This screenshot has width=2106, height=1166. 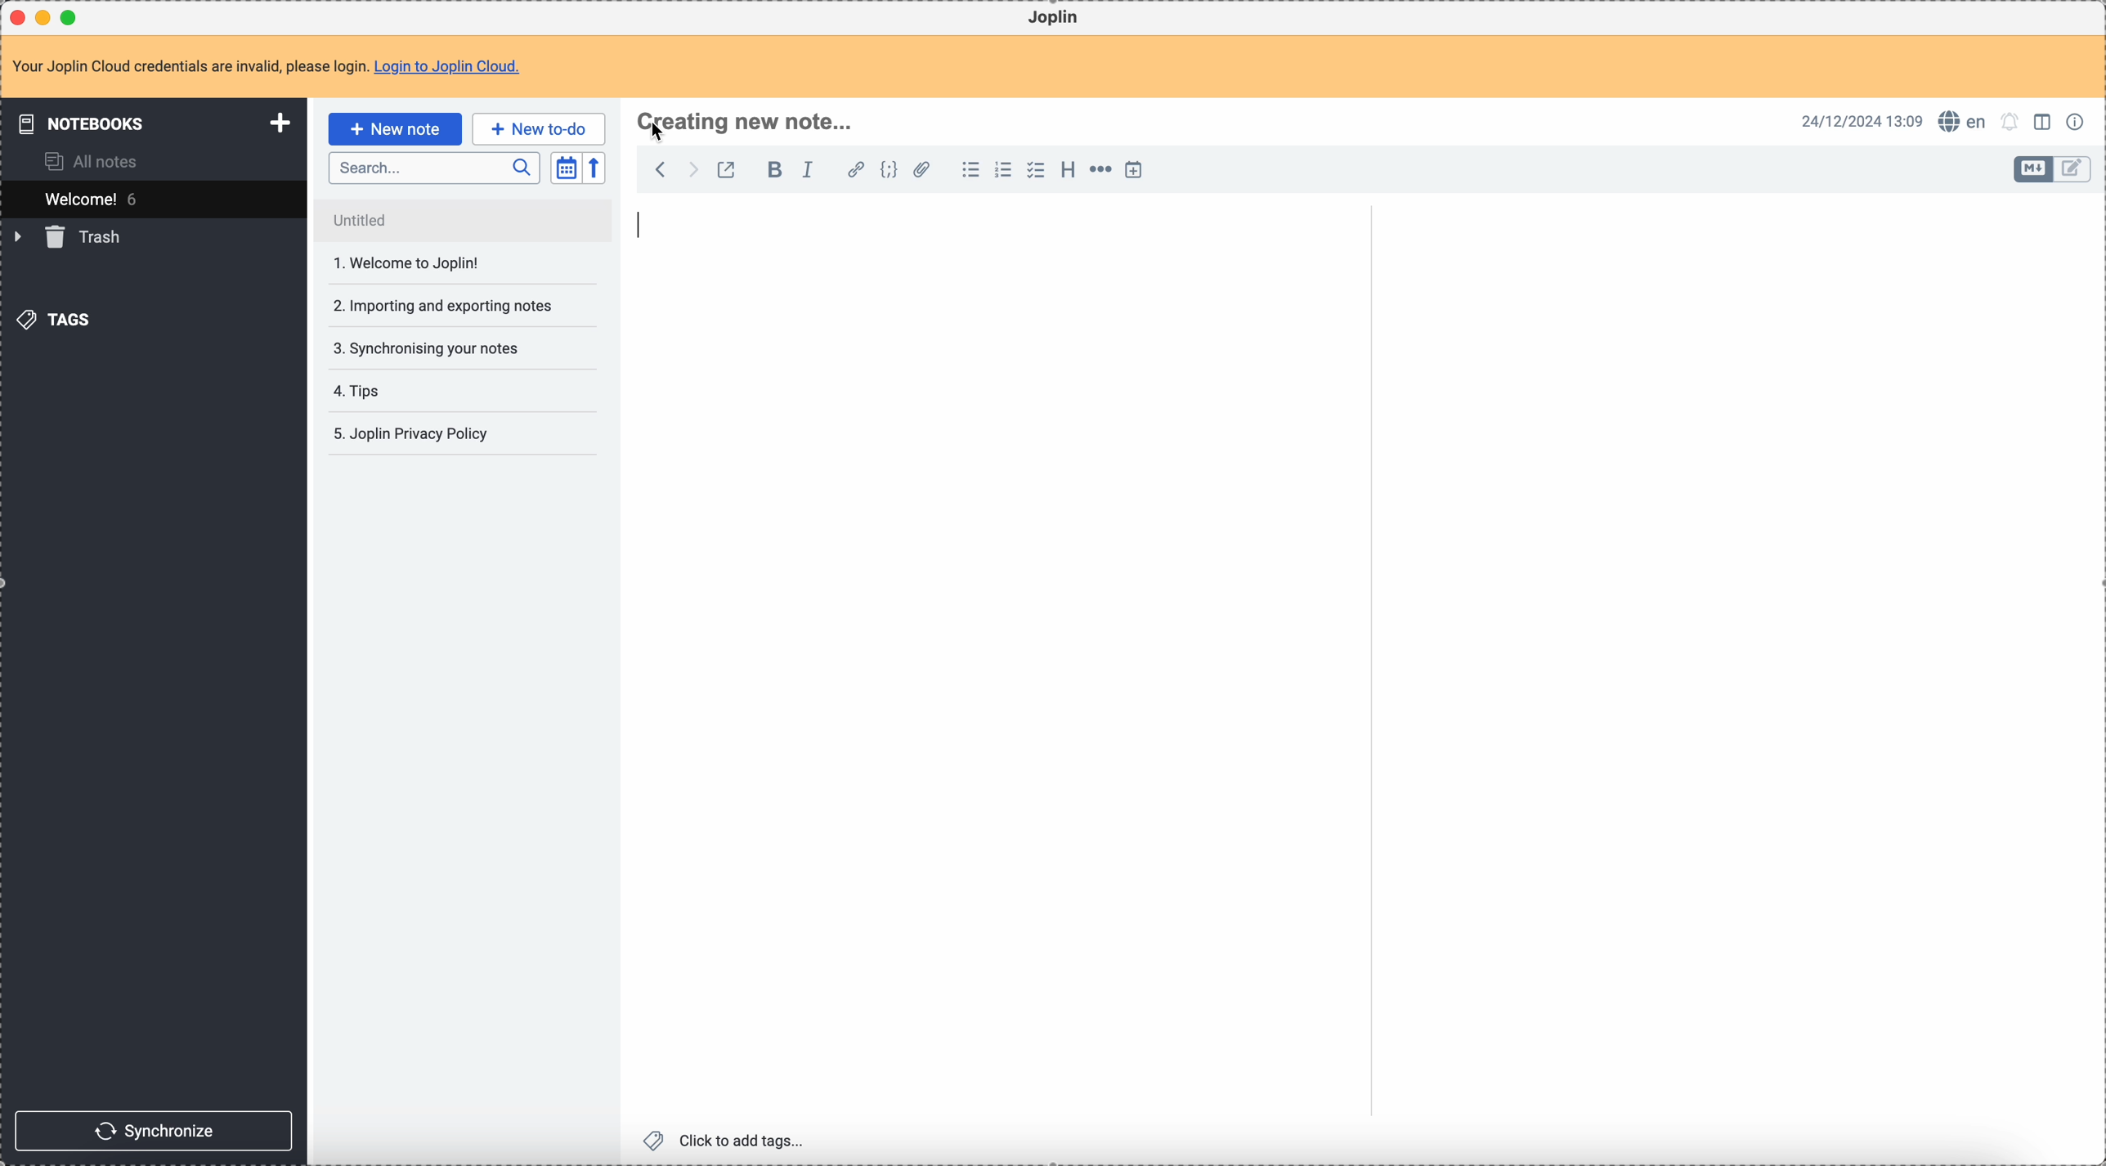 What do you see at coordinates (1035, 170) in the screenshot?
I see `check list` at bounding box center [1035, 170].